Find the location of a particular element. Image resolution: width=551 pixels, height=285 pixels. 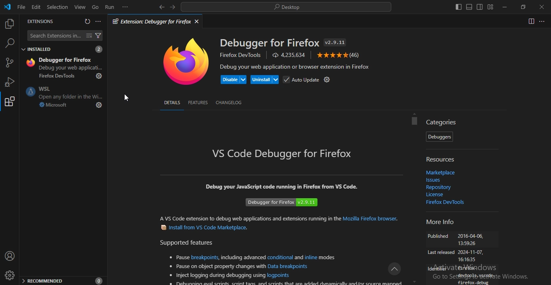

including advanced is located at coordinates (243, 257).